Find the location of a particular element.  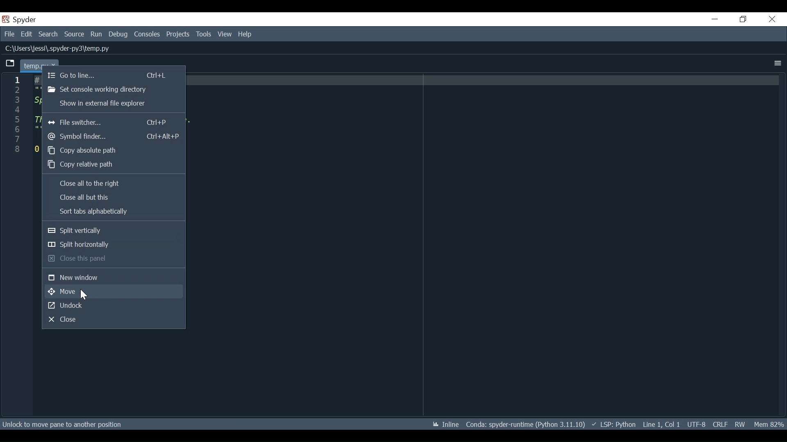

File EQL Status is located at coordinates (719, 425).